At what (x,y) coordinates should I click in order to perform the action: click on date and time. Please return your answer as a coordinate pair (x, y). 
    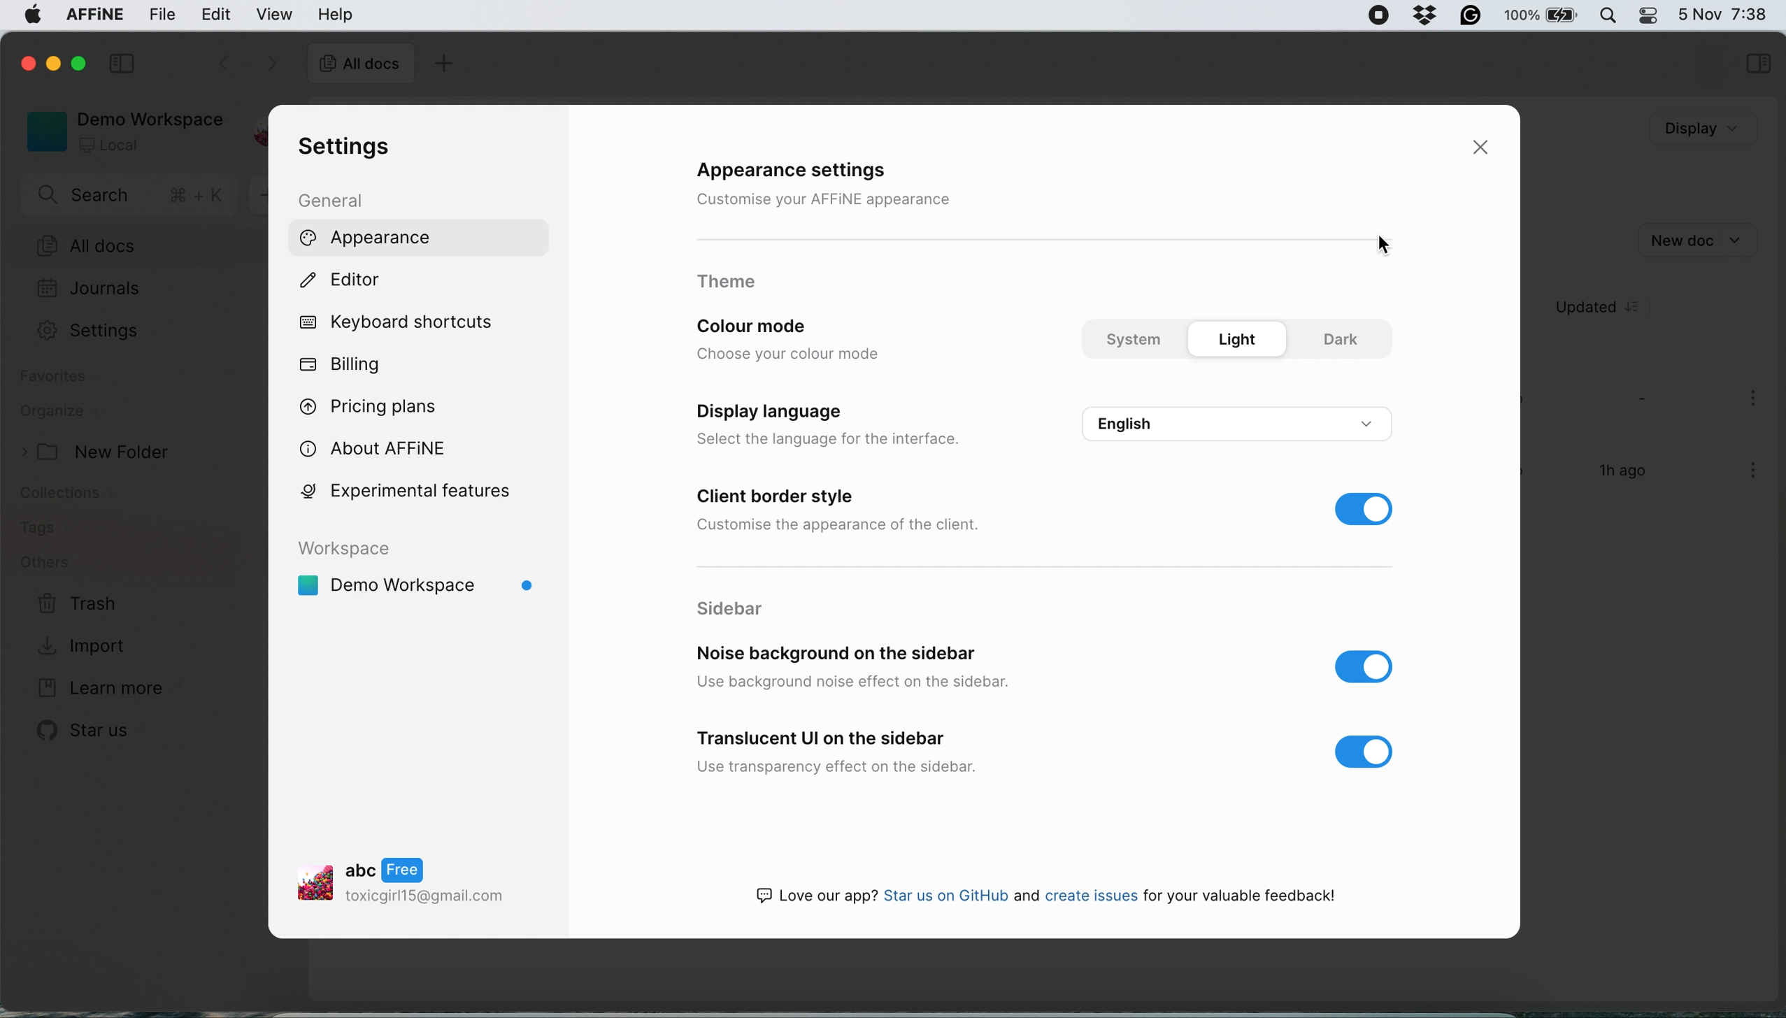
    Looking at the image, I should click on (1724, 13).